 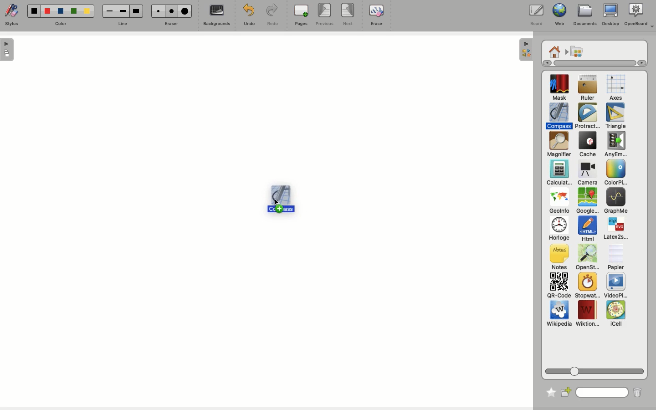 What do you see at coordinates (616, 286) in the screenshot?
I see `VideoPlayer` at bounding box center [616, 286].